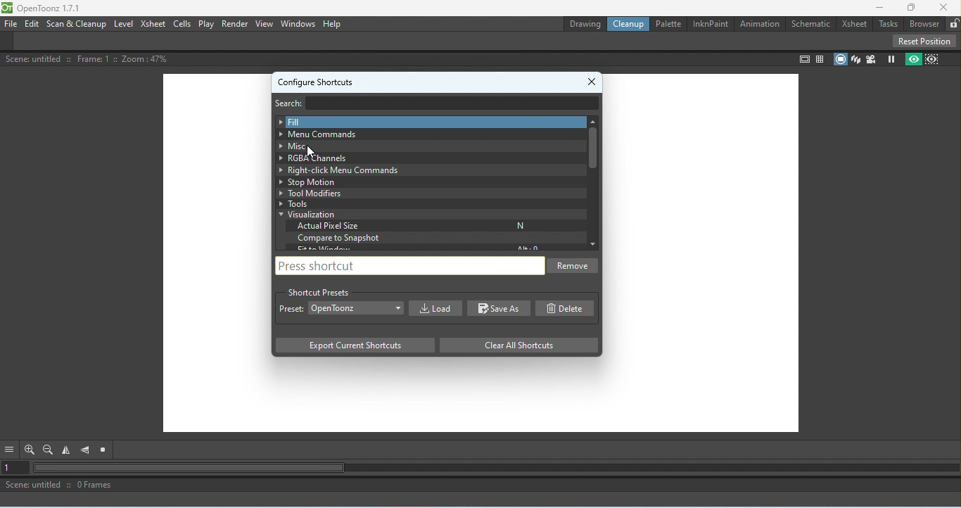 Image resolution: width=961 pixels, height=508 pixels. Describe the element at coordinates (944, 7) in the screenshot. I see `Close` at that location.